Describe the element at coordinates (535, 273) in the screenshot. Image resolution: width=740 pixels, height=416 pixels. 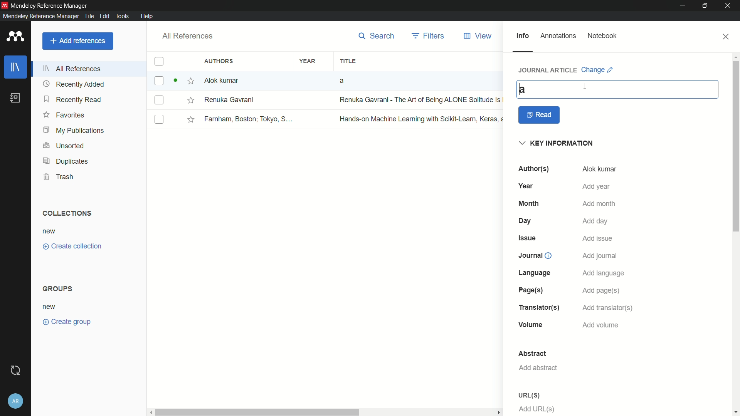
I see `language` at that location.